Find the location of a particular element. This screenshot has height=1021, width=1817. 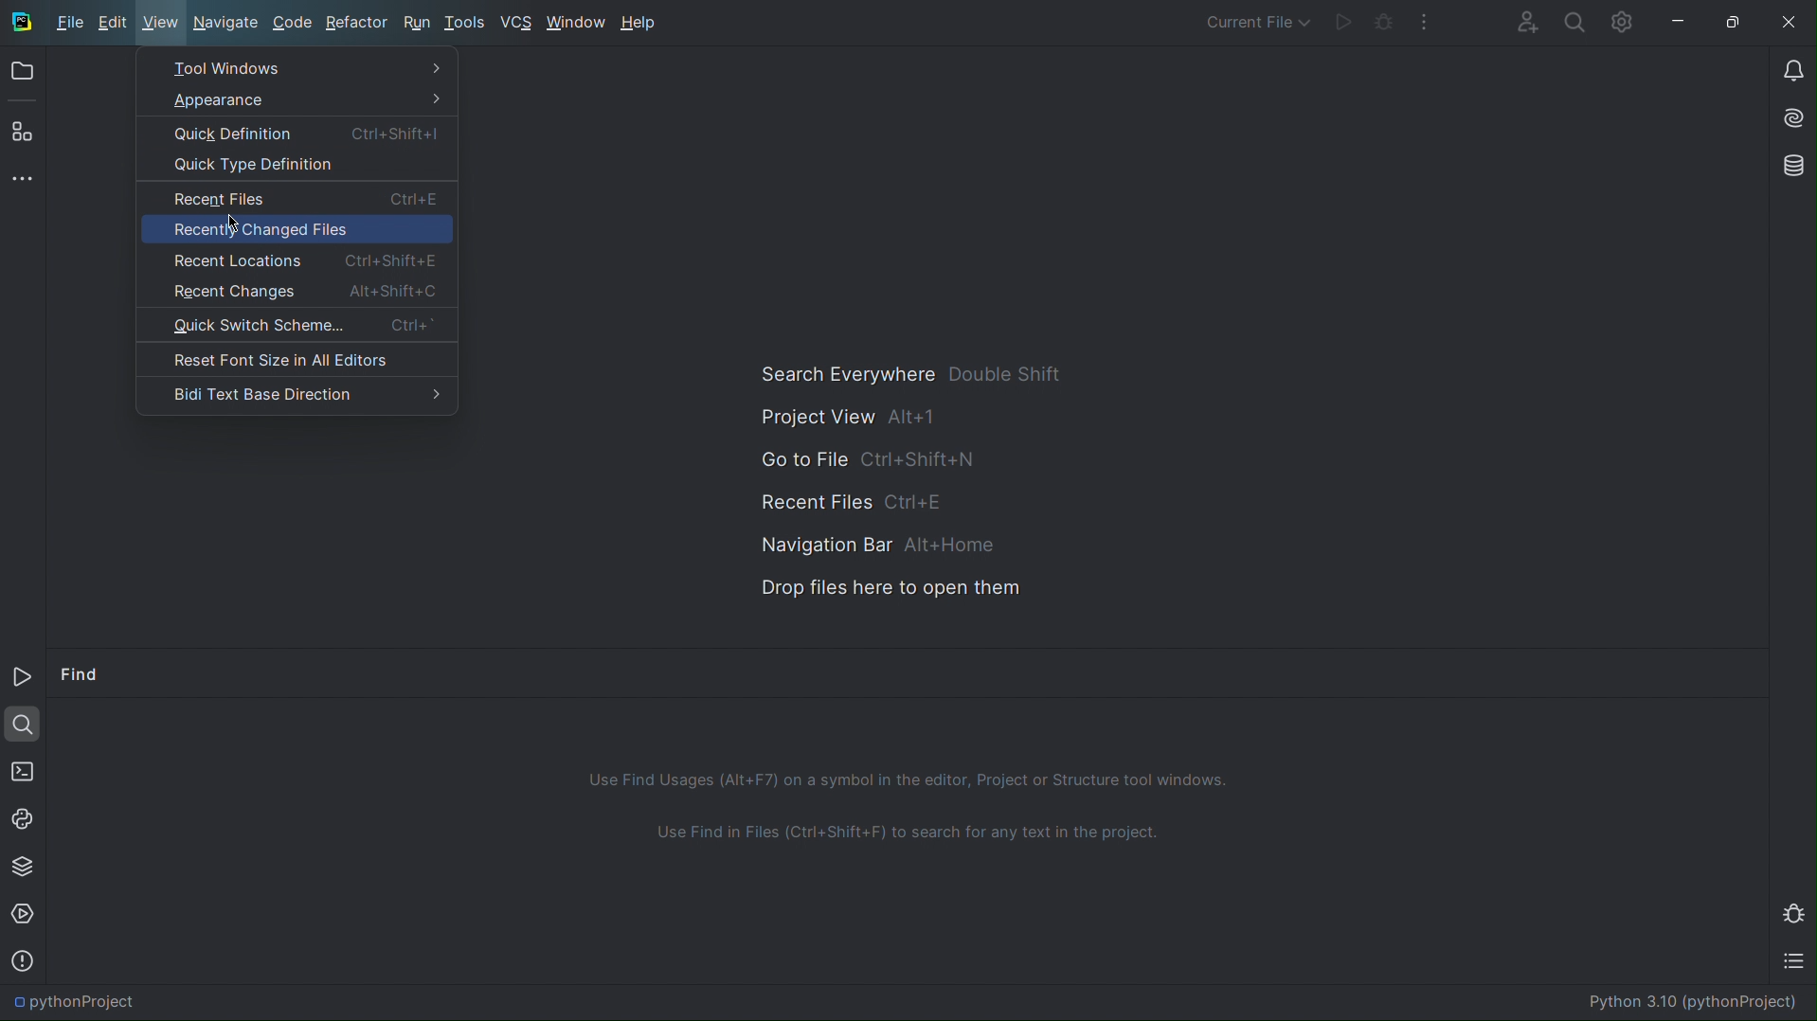

Appearance is located at coordinates (300, 101).